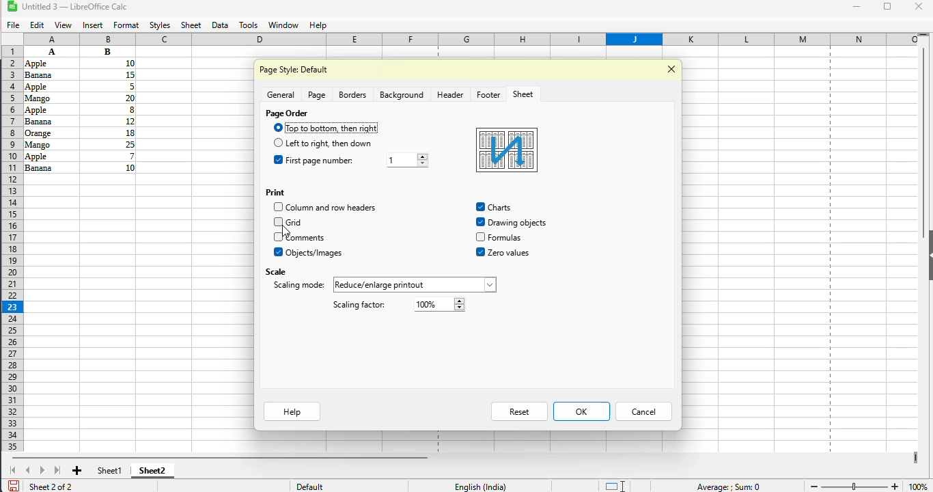 Image resolution: width=933 pixels, height=492 pixels. What do you see at coordinates (919, 6) in the screenshot?
I see `close` at bounding box center [919, 6].